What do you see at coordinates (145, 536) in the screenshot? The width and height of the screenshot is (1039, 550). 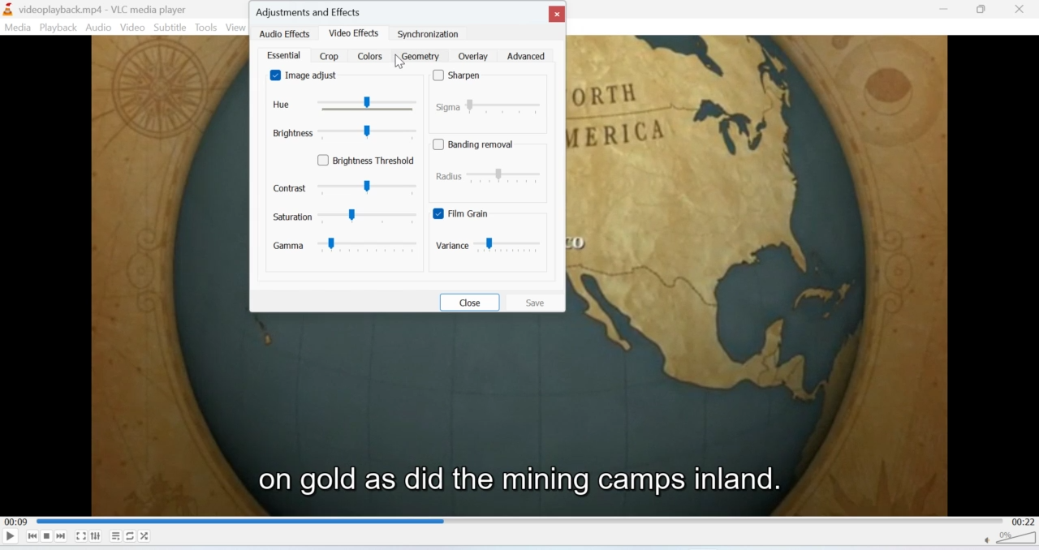 I see `Shuffle` at bounding box center [145, 536].